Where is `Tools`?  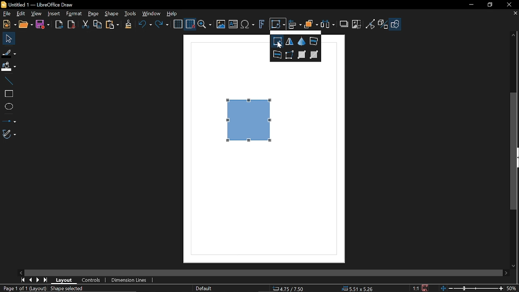
Tools is located at coordinates (130, 13).